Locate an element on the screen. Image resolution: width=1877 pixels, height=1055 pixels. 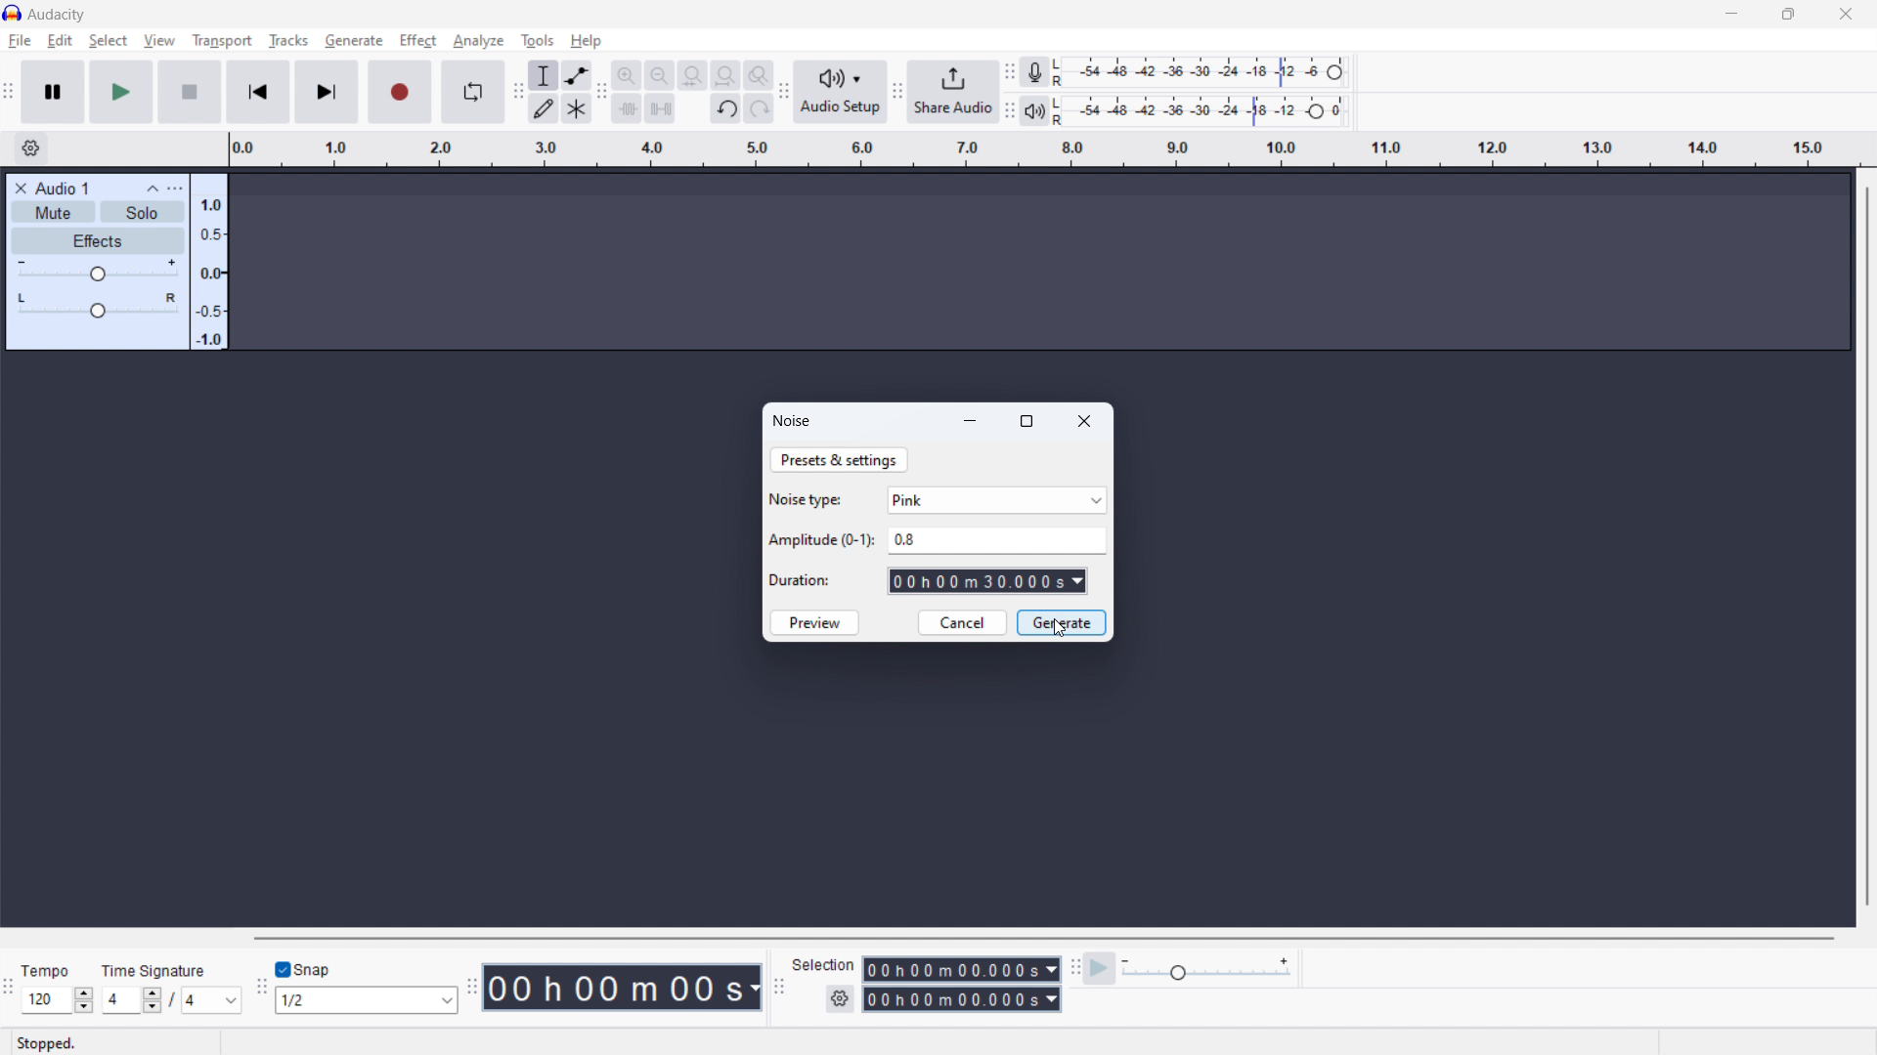
tracks is located at coordinates (287, 41).